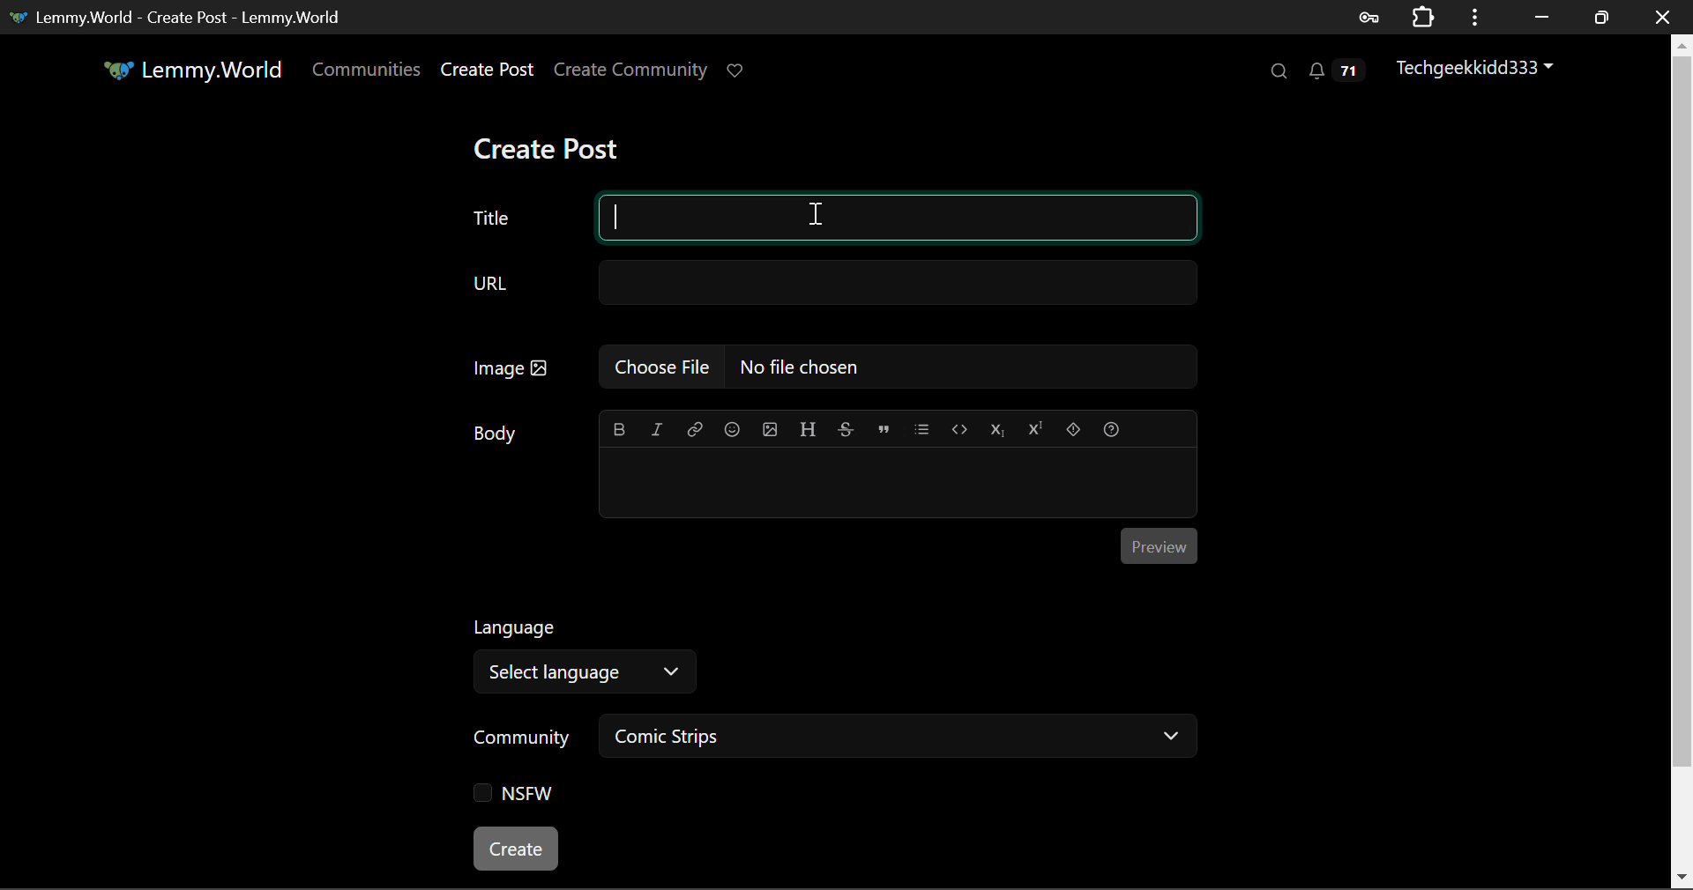 The height and width of the screenshot is (890, 1693). I want to click on header, so click(808, 426).